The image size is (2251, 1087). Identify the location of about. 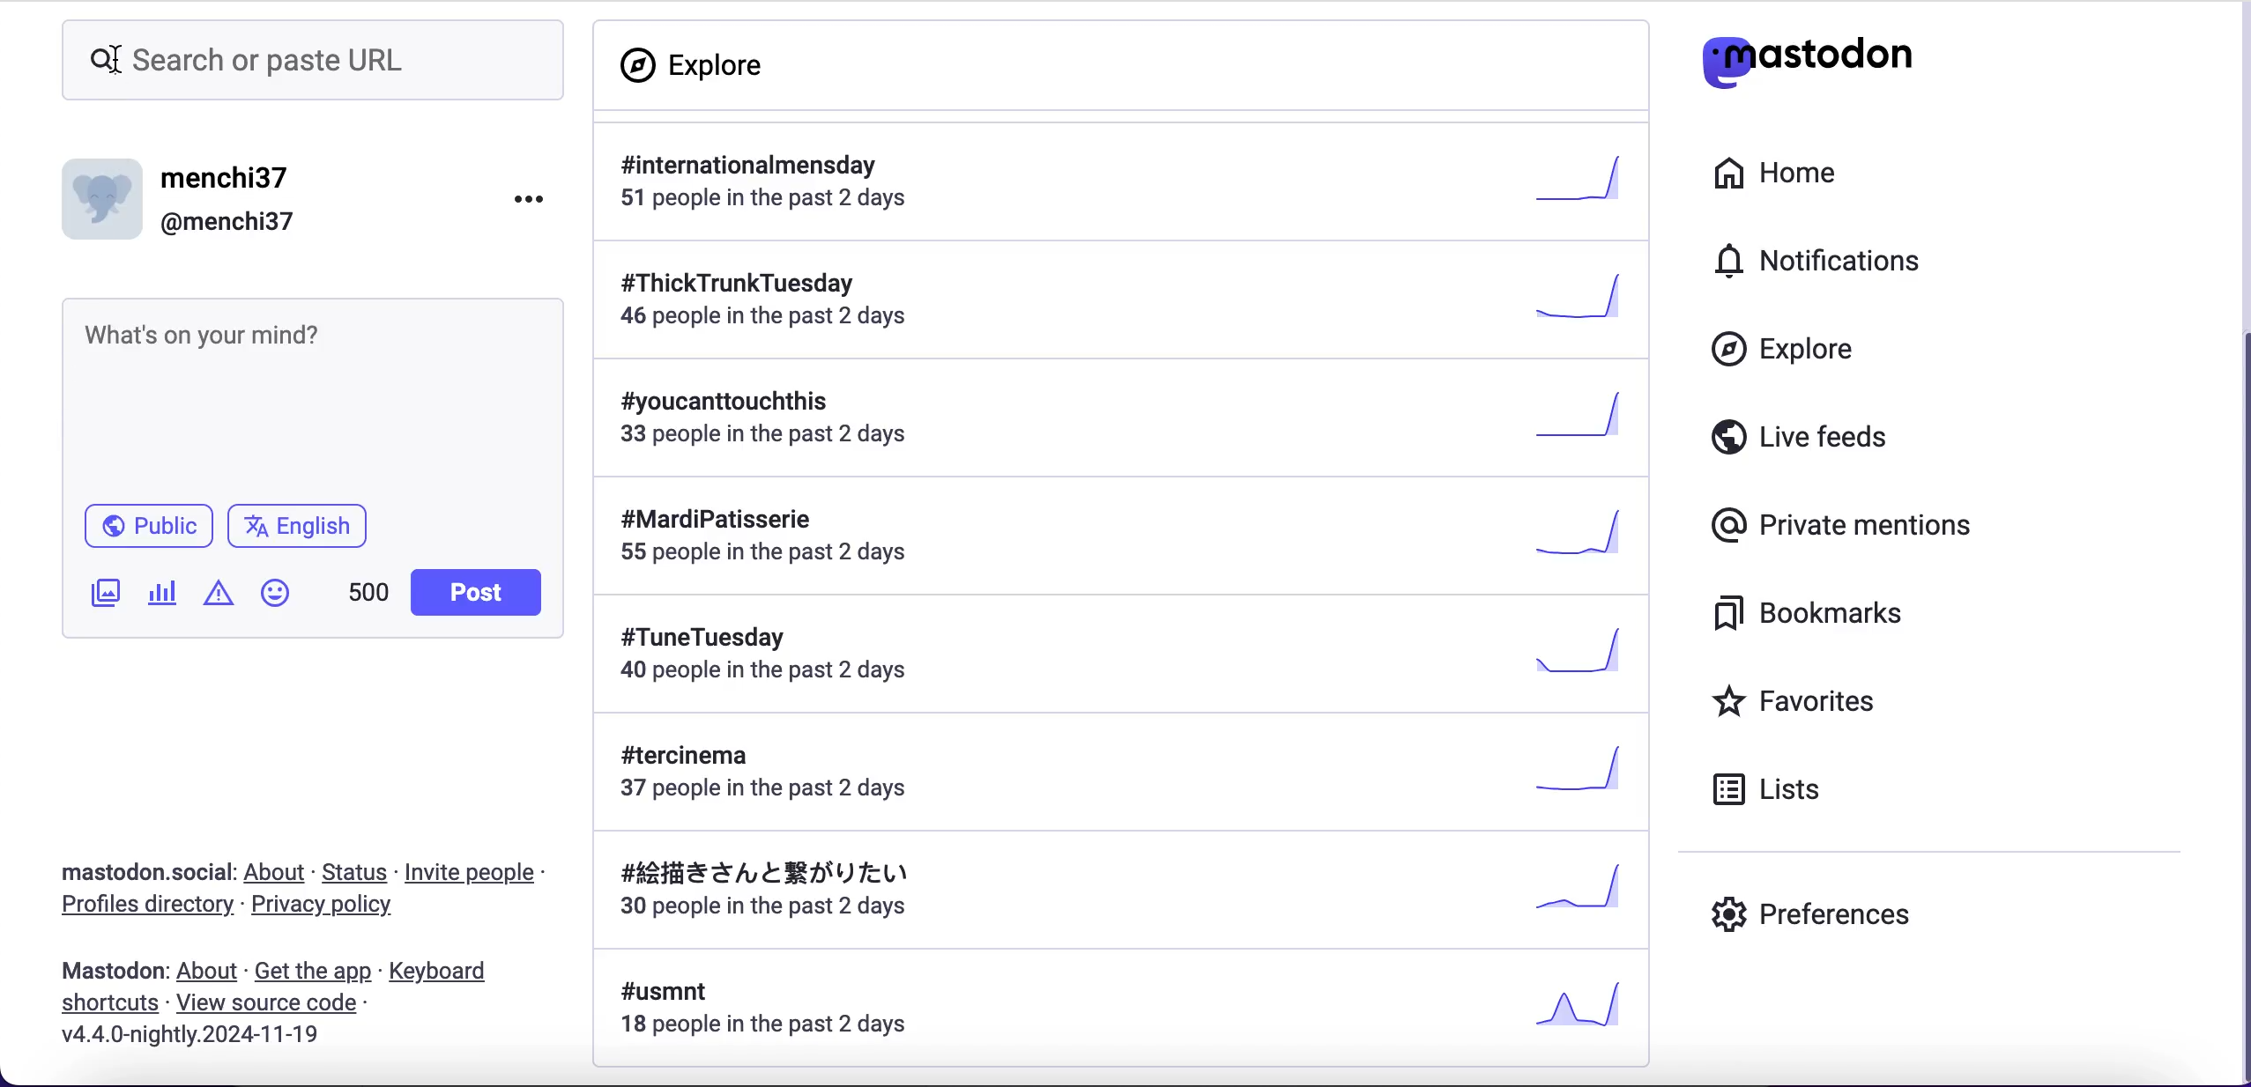
(277, 874).